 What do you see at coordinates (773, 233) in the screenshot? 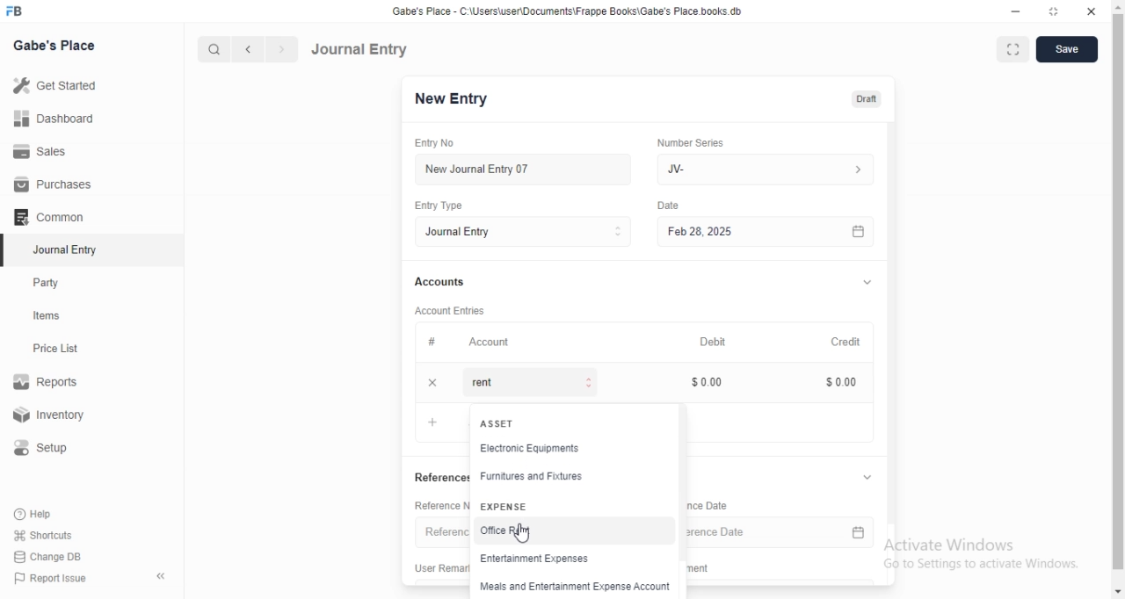
I see `Feb 28, 2025` at bounding box center [773, 233].